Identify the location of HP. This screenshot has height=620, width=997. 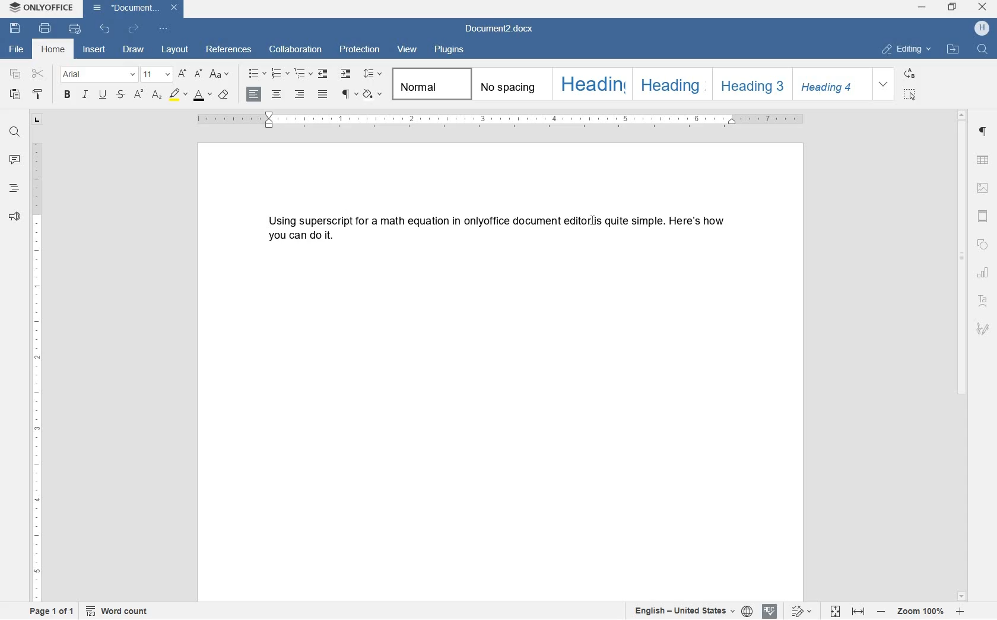
(982, 29).